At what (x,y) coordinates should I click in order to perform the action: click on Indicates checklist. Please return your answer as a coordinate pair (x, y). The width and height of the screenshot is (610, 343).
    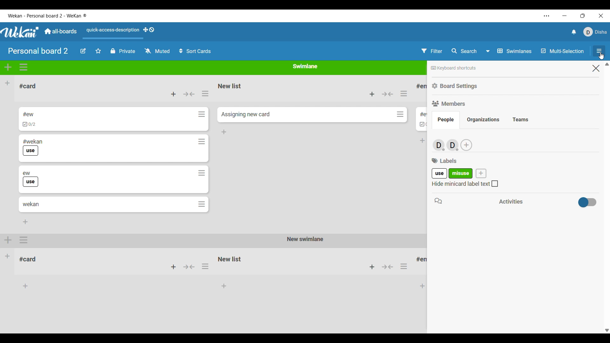
    Looking at the image, I should click on (423, 124).